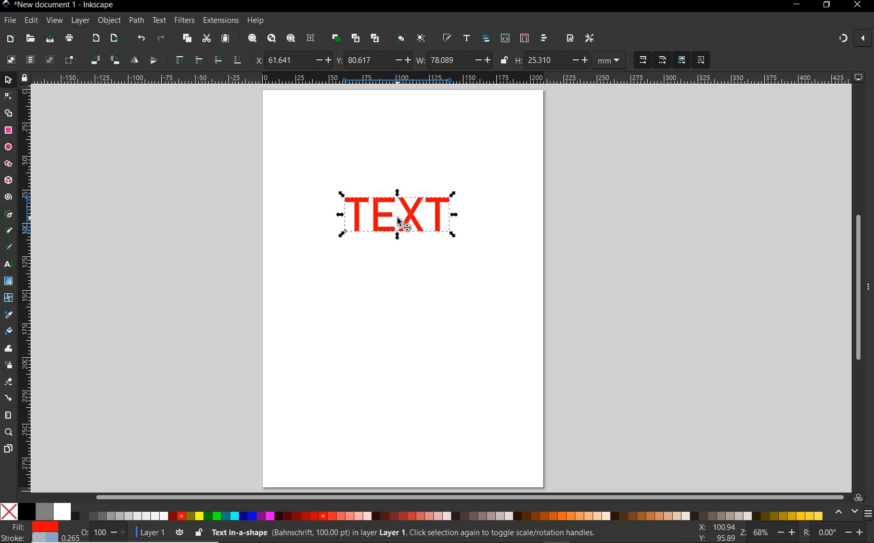  What do you see at coordinates (858, 497) in the screenshot?
I see `color managed code` at bounding box center [858, 497].